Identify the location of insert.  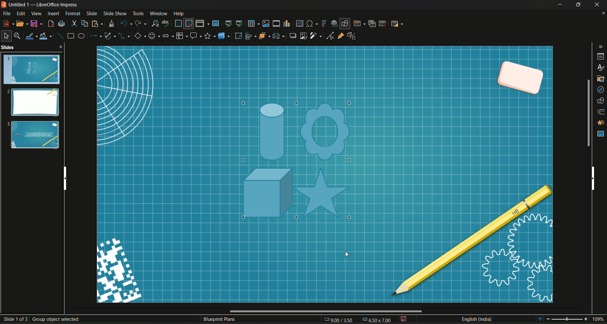
(53, 14).